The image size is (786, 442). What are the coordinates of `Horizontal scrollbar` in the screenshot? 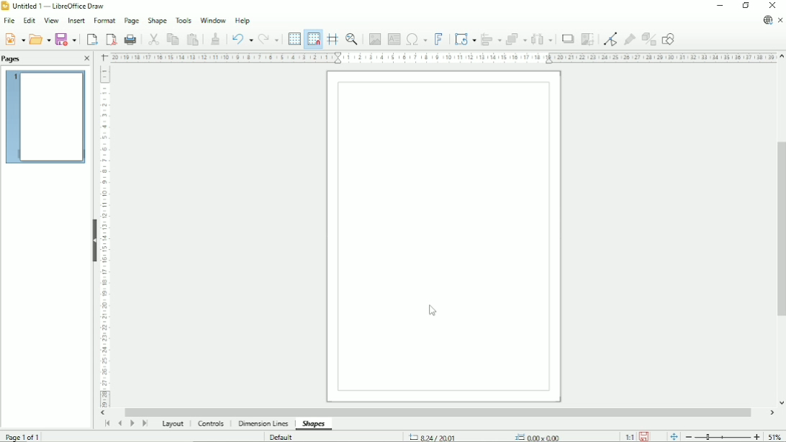 It's located at (441, 411).